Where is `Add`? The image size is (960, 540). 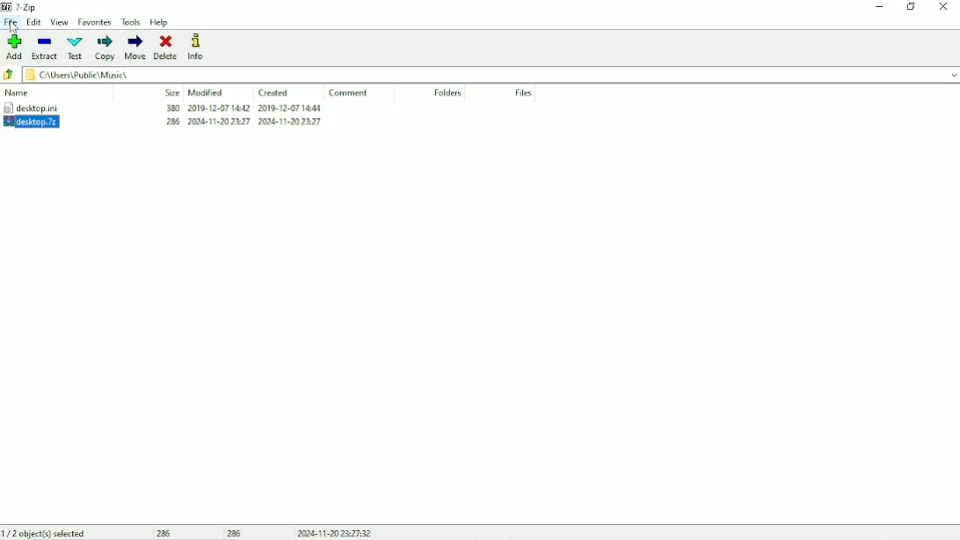 Add is located at coordinates (15, 47).